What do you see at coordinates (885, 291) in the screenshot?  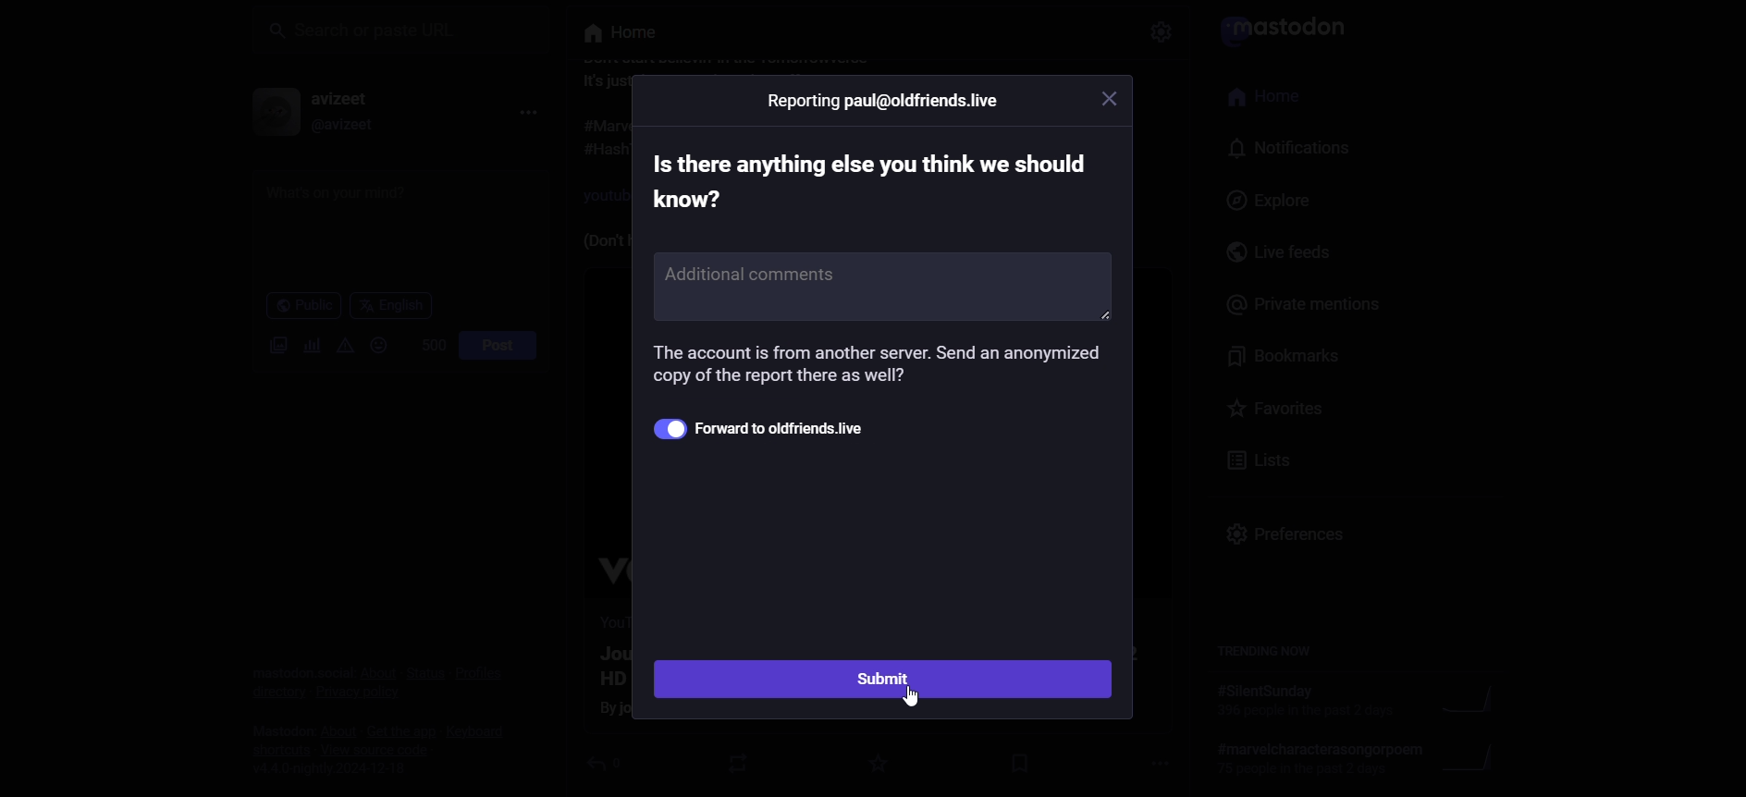 I see `additional comments` at bounding box center [885, 291].